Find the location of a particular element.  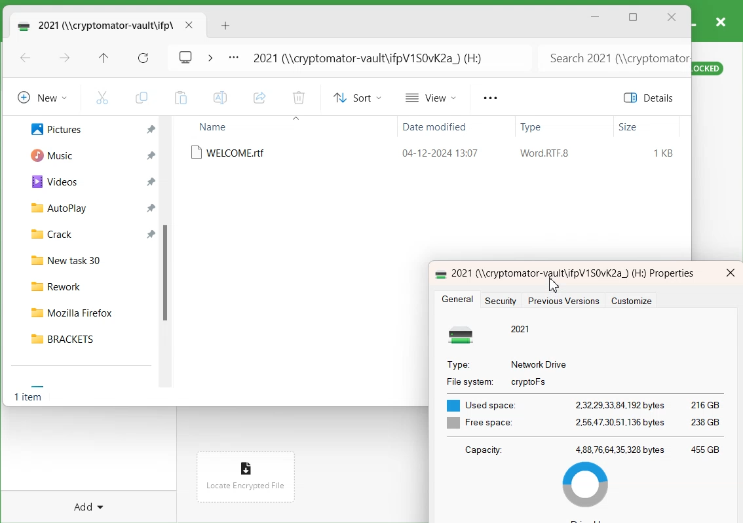

Name is located at coordinates (215, 126).